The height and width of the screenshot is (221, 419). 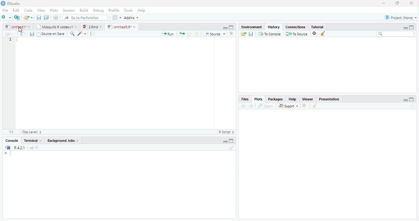 What do you see at coordinates (17, 18) in the screenshot?
I see `Create a Project` at bounding box center [17, 18].